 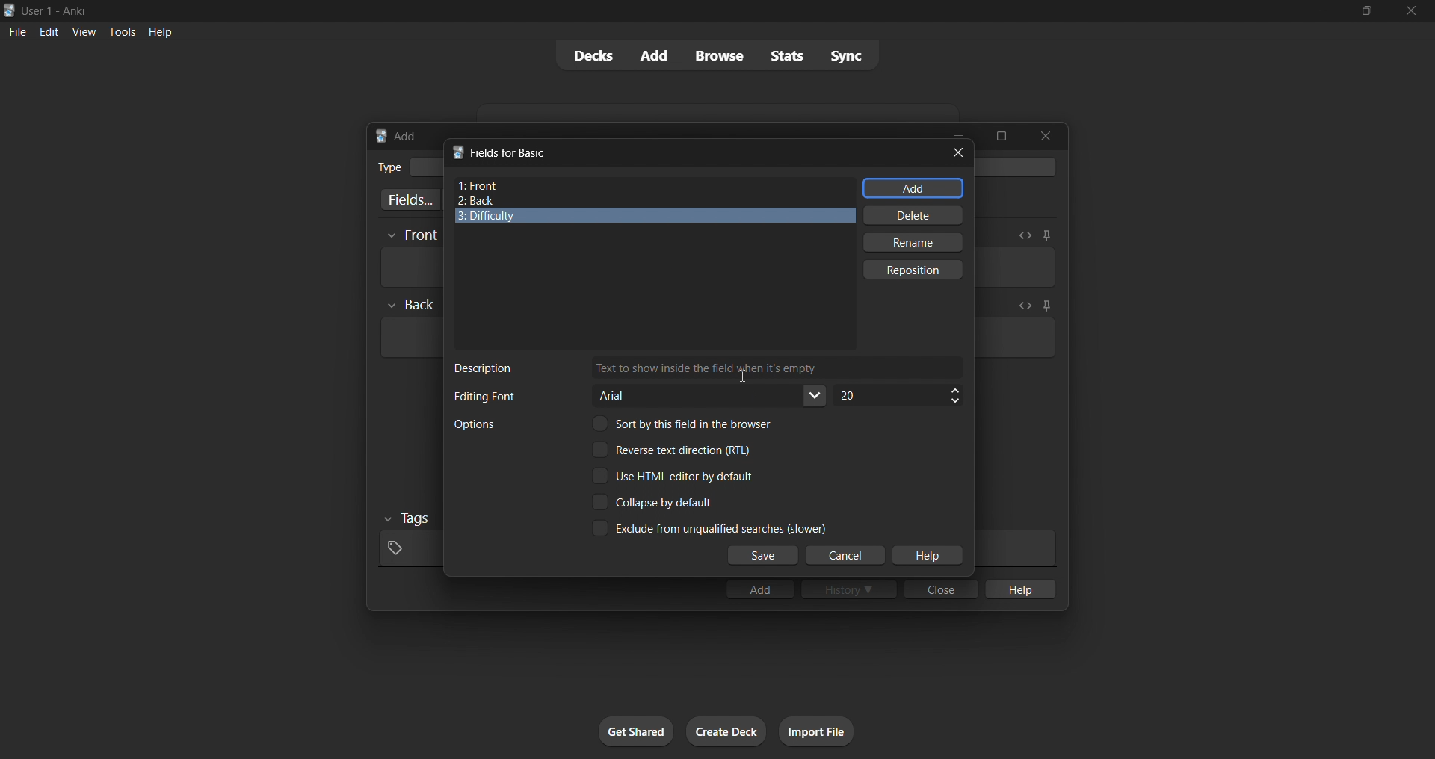 What do you see at coordinates (913, 188) in the screenshot?
I see `add ` at bounding box center [913, 188].